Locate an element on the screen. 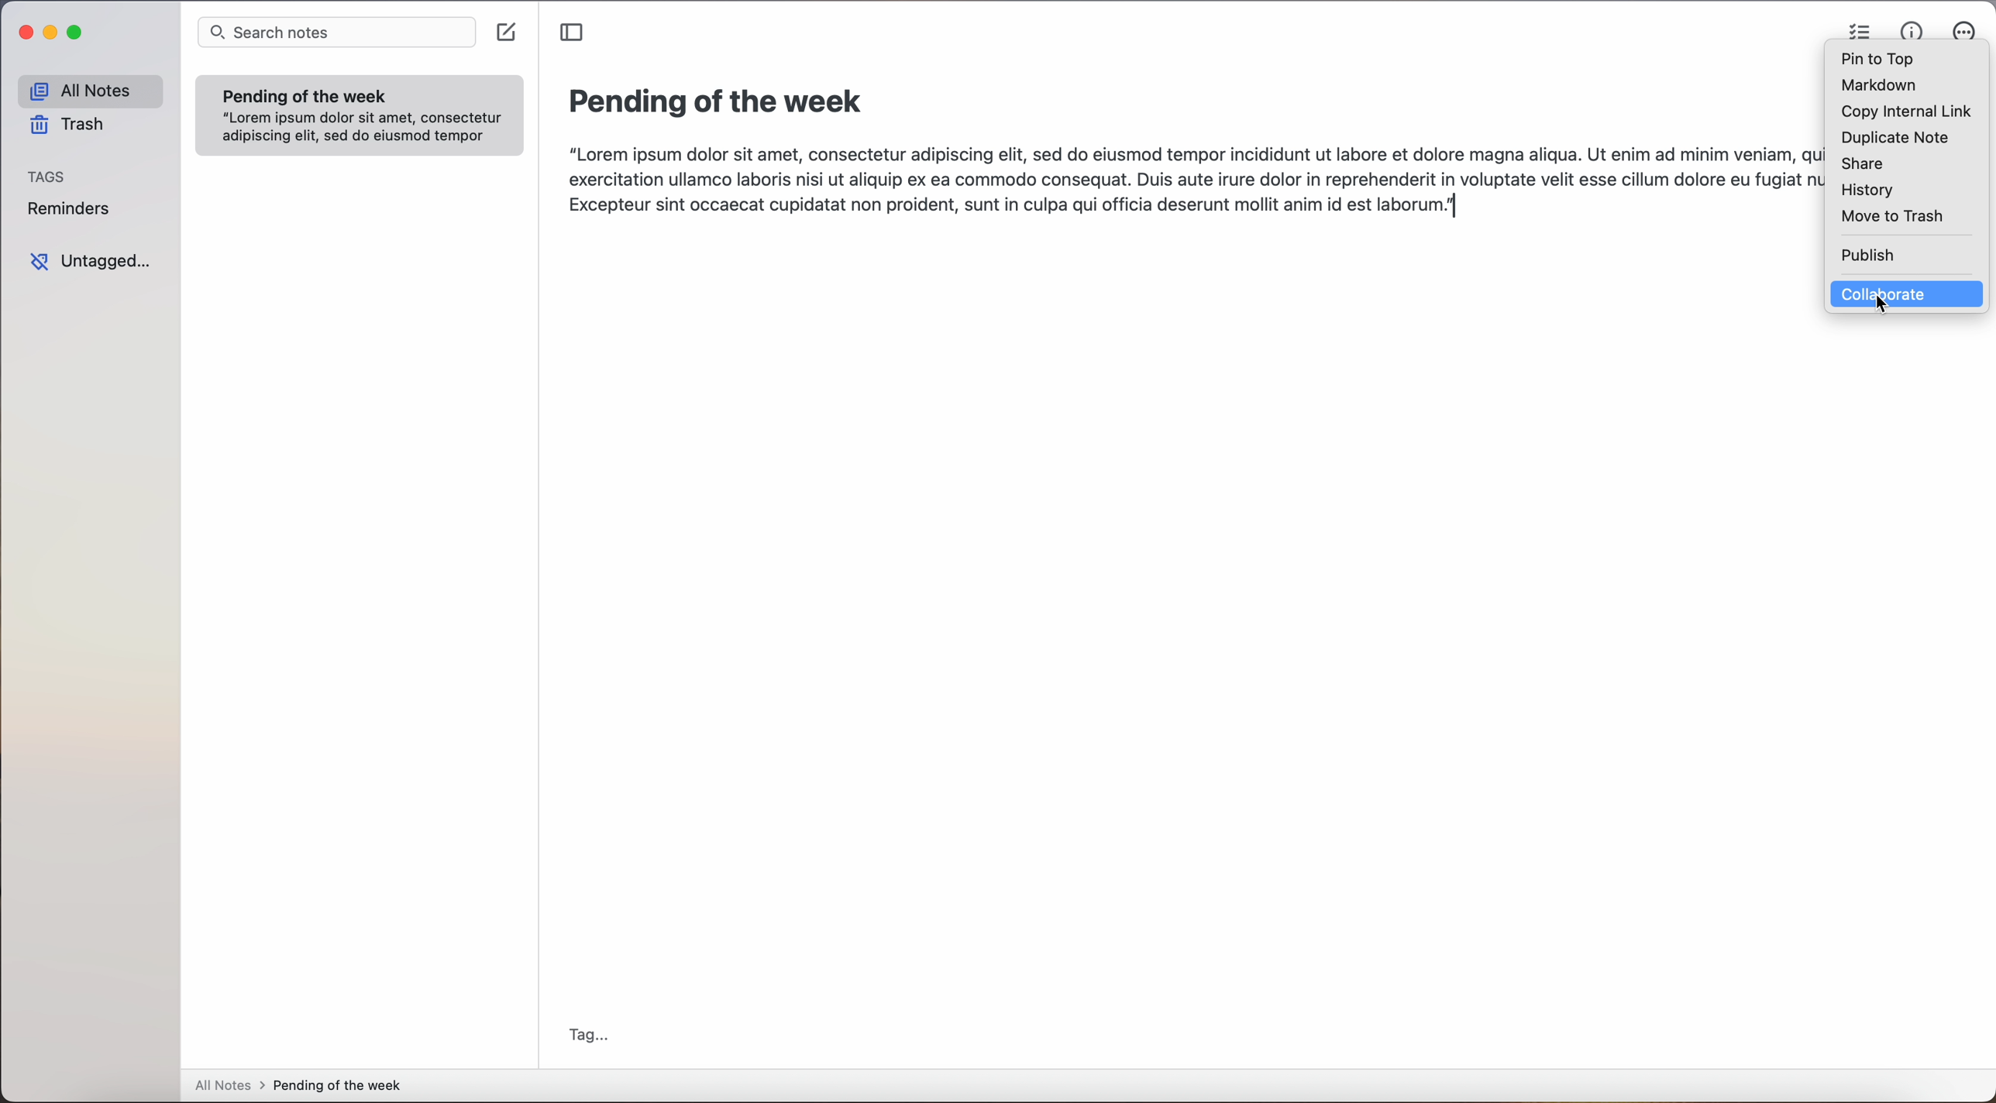  click on more options is located at coordinates (1966, 33).